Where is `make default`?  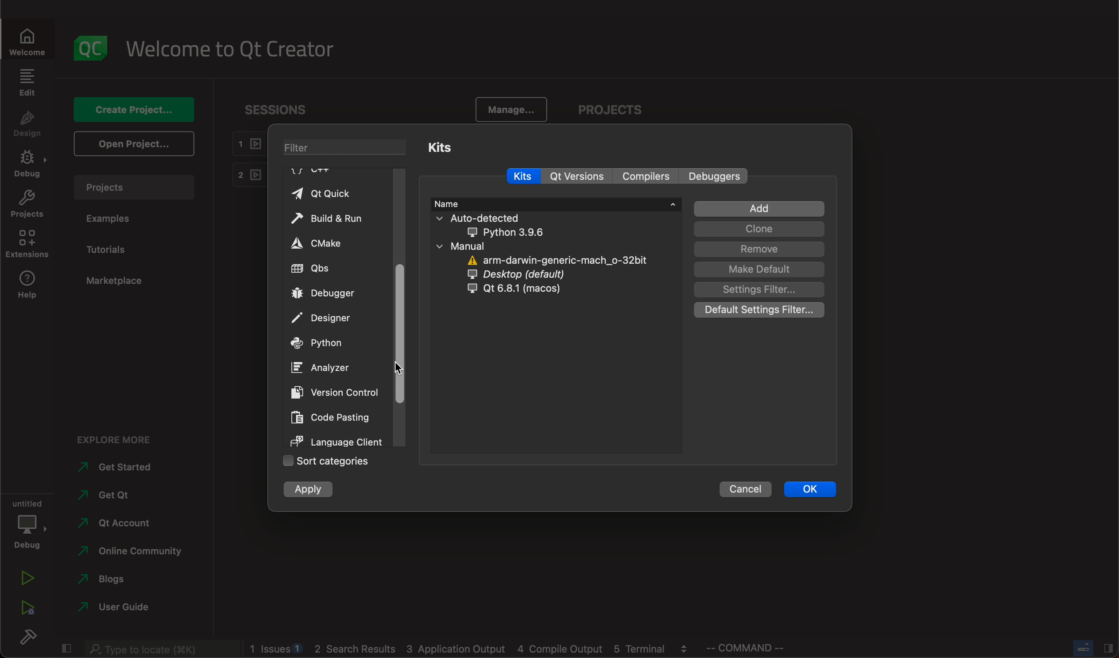
make default is located at coordinates (762, 270).